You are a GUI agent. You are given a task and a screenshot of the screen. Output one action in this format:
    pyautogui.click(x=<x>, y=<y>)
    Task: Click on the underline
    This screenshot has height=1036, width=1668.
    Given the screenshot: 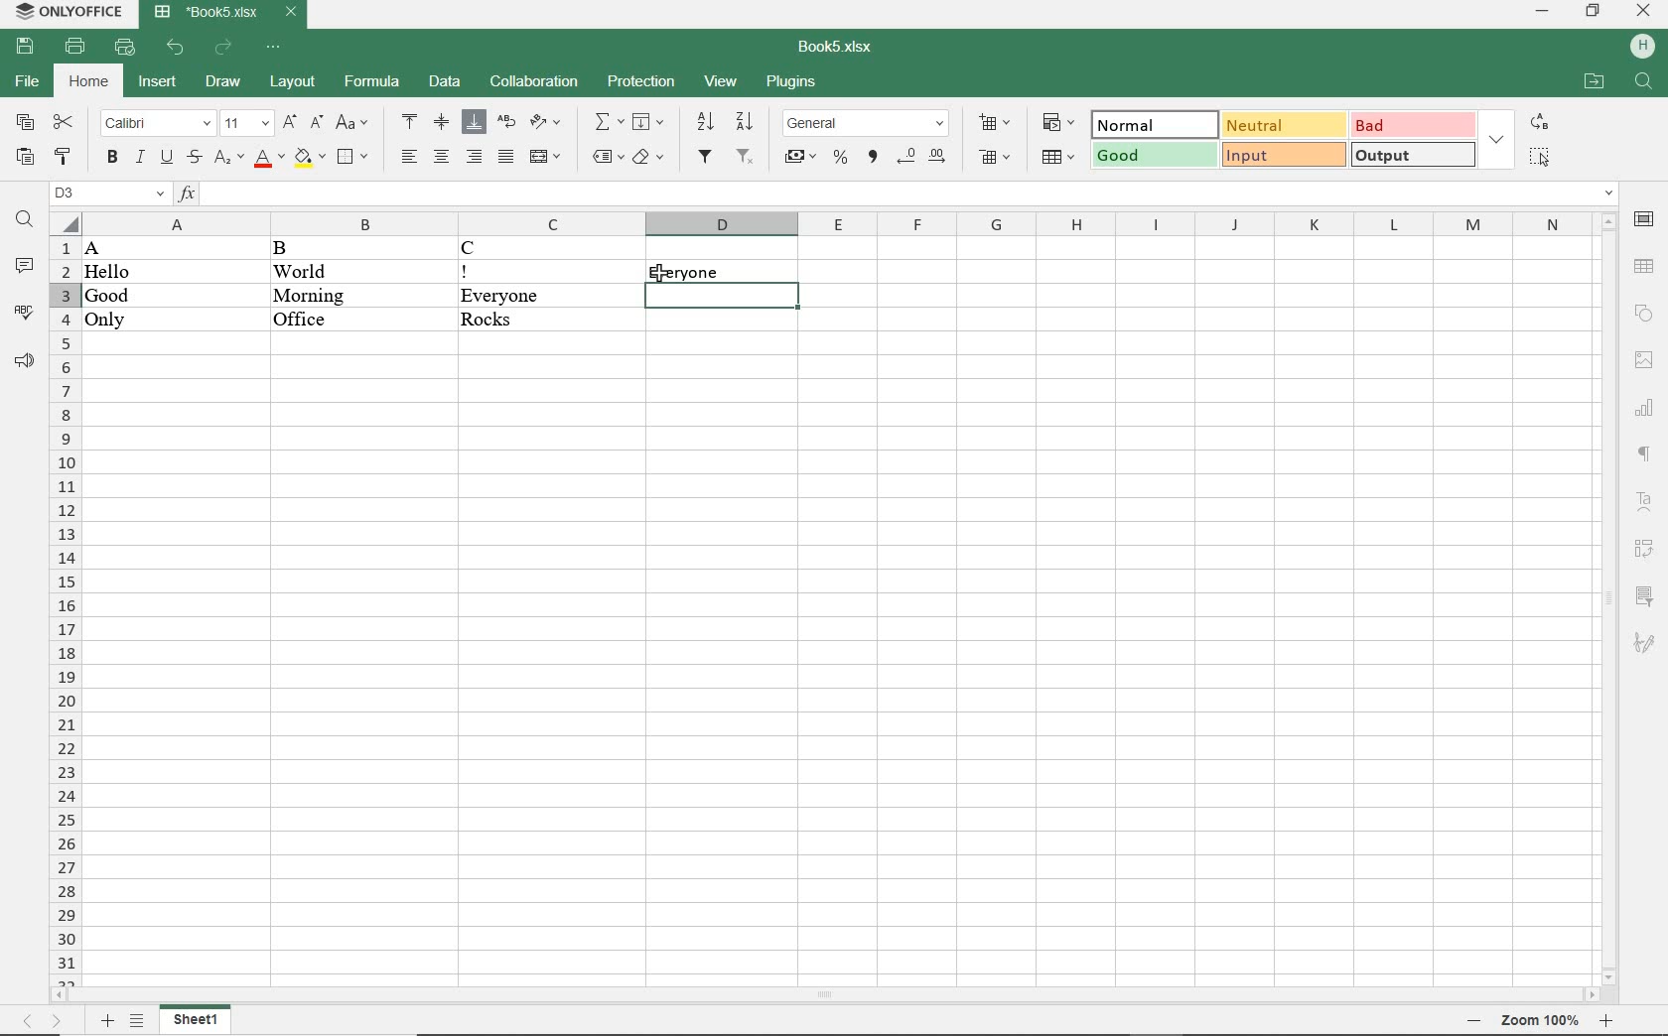 What is the action you would take?
    pyautogui.click(x=167, y=160)
    